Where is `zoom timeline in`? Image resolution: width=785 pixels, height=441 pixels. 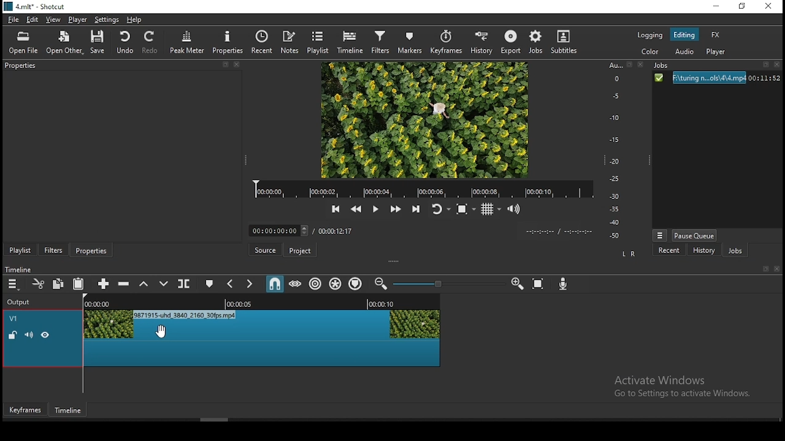
zoom timeline in is located at coordinates (517, 281).